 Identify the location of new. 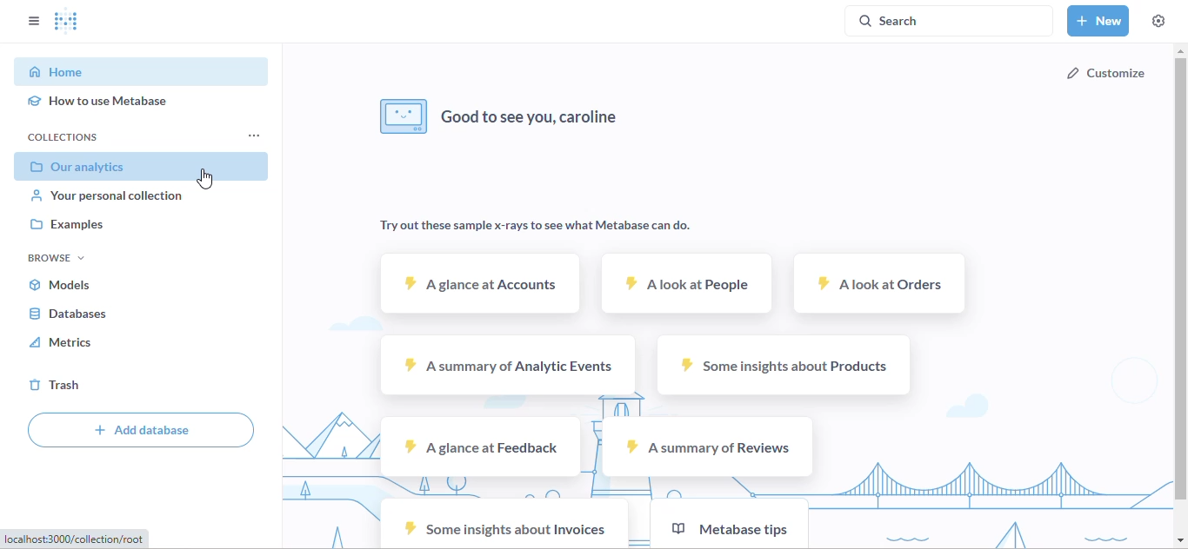
(1098, 20).